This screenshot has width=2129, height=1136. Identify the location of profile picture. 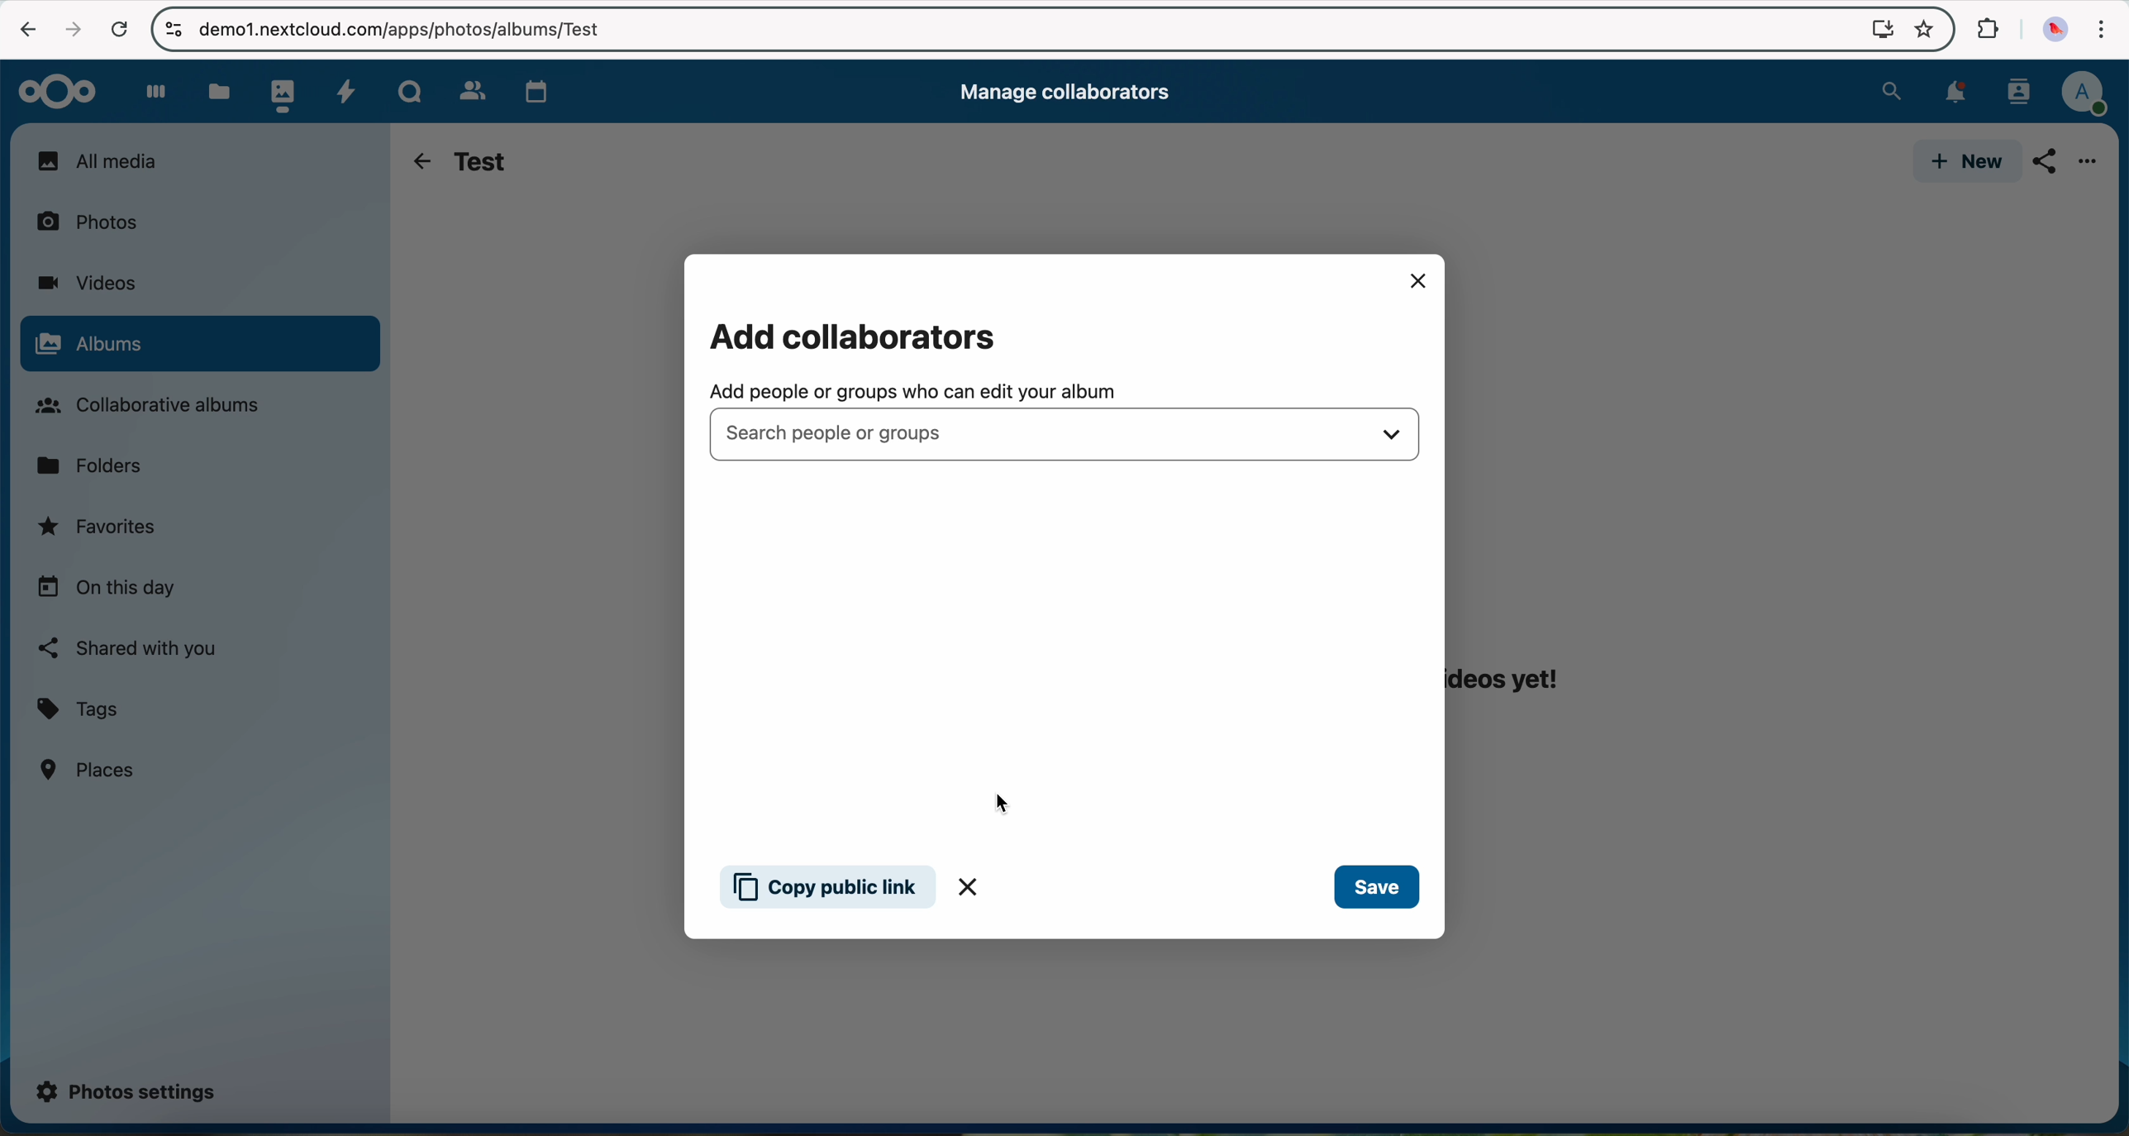
(2051, 31).